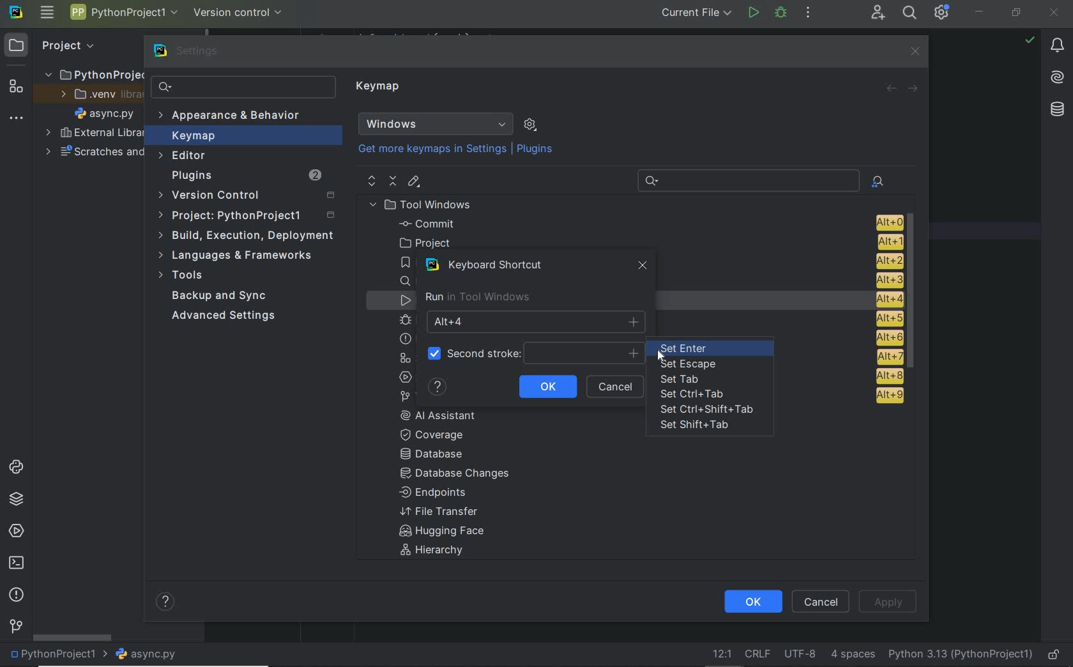 Image resolution: width=1073 pixels, height=667 pixels. Describe the element at coordinates (245, 176) in the screenshot. I see `Plugins` at that location.